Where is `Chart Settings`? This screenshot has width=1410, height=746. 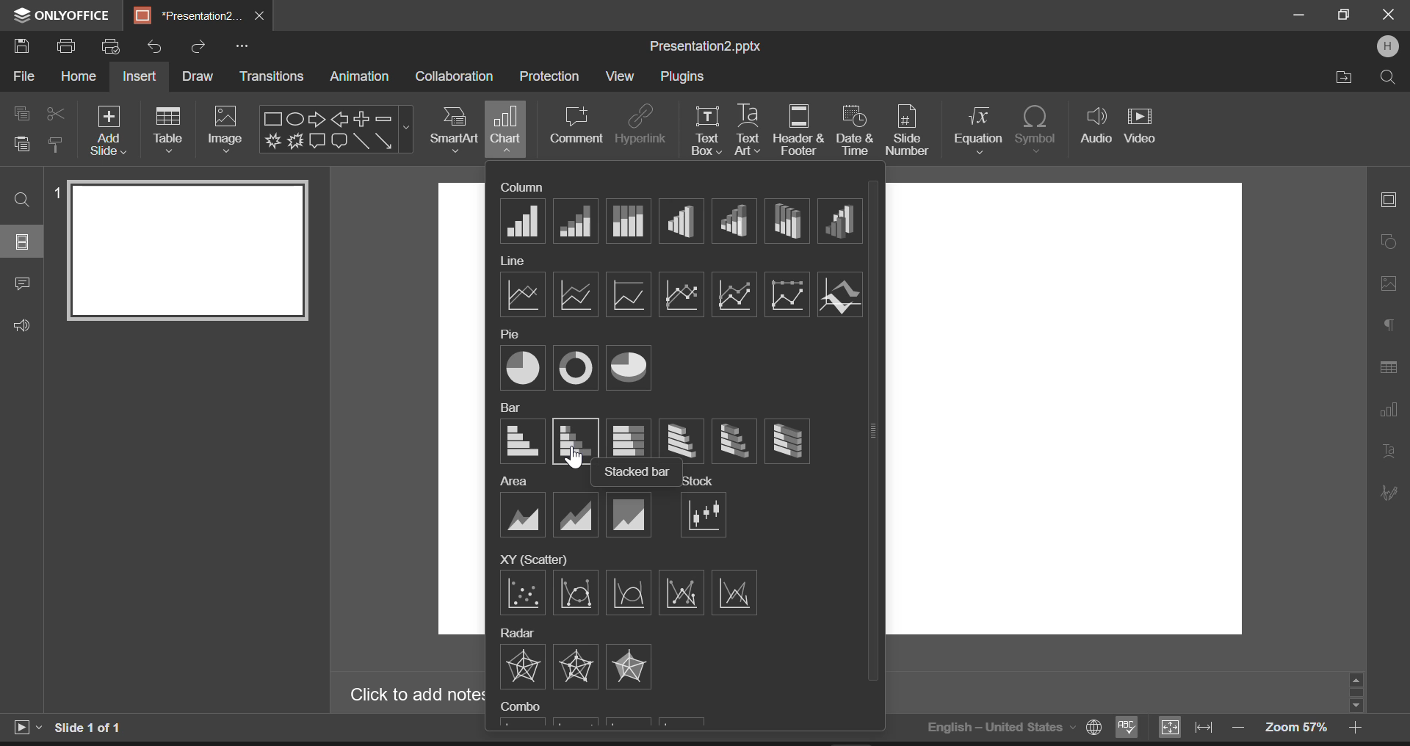
Chart Settings is located at coordinates (1387, 409).